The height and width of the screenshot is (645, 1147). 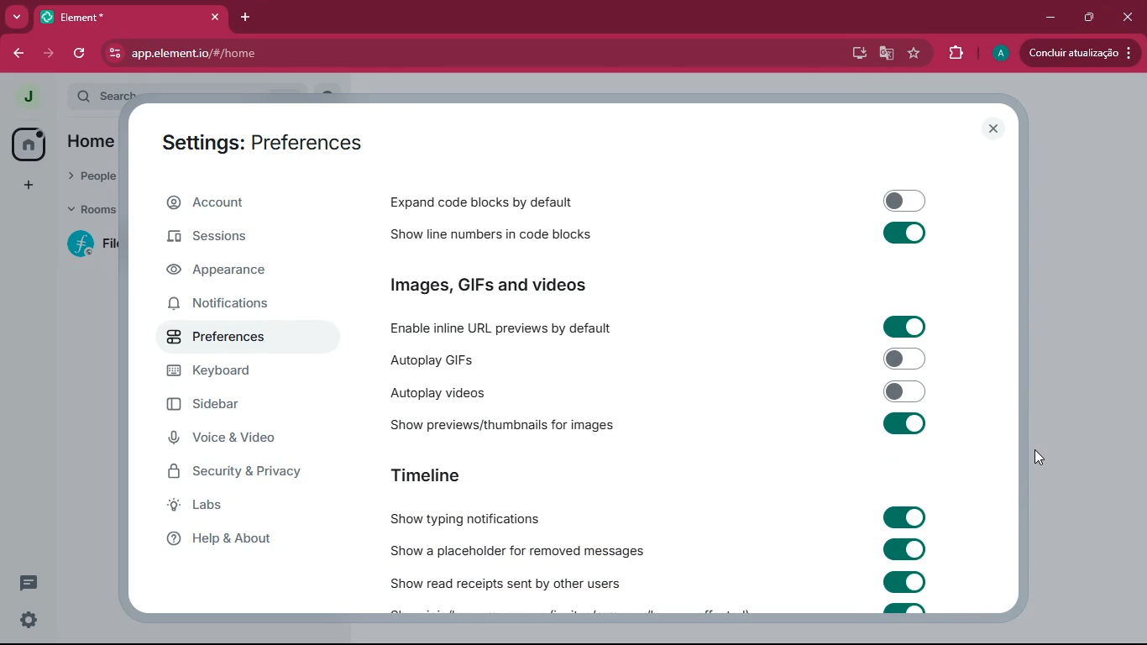 I want to click on profile, so click(x=998, y=54).